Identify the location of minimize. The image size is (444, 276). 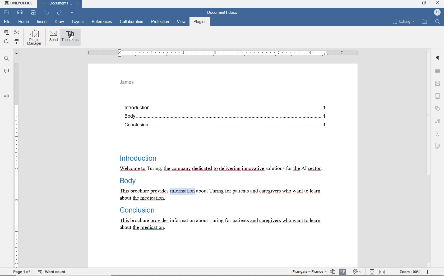
(412, 4).